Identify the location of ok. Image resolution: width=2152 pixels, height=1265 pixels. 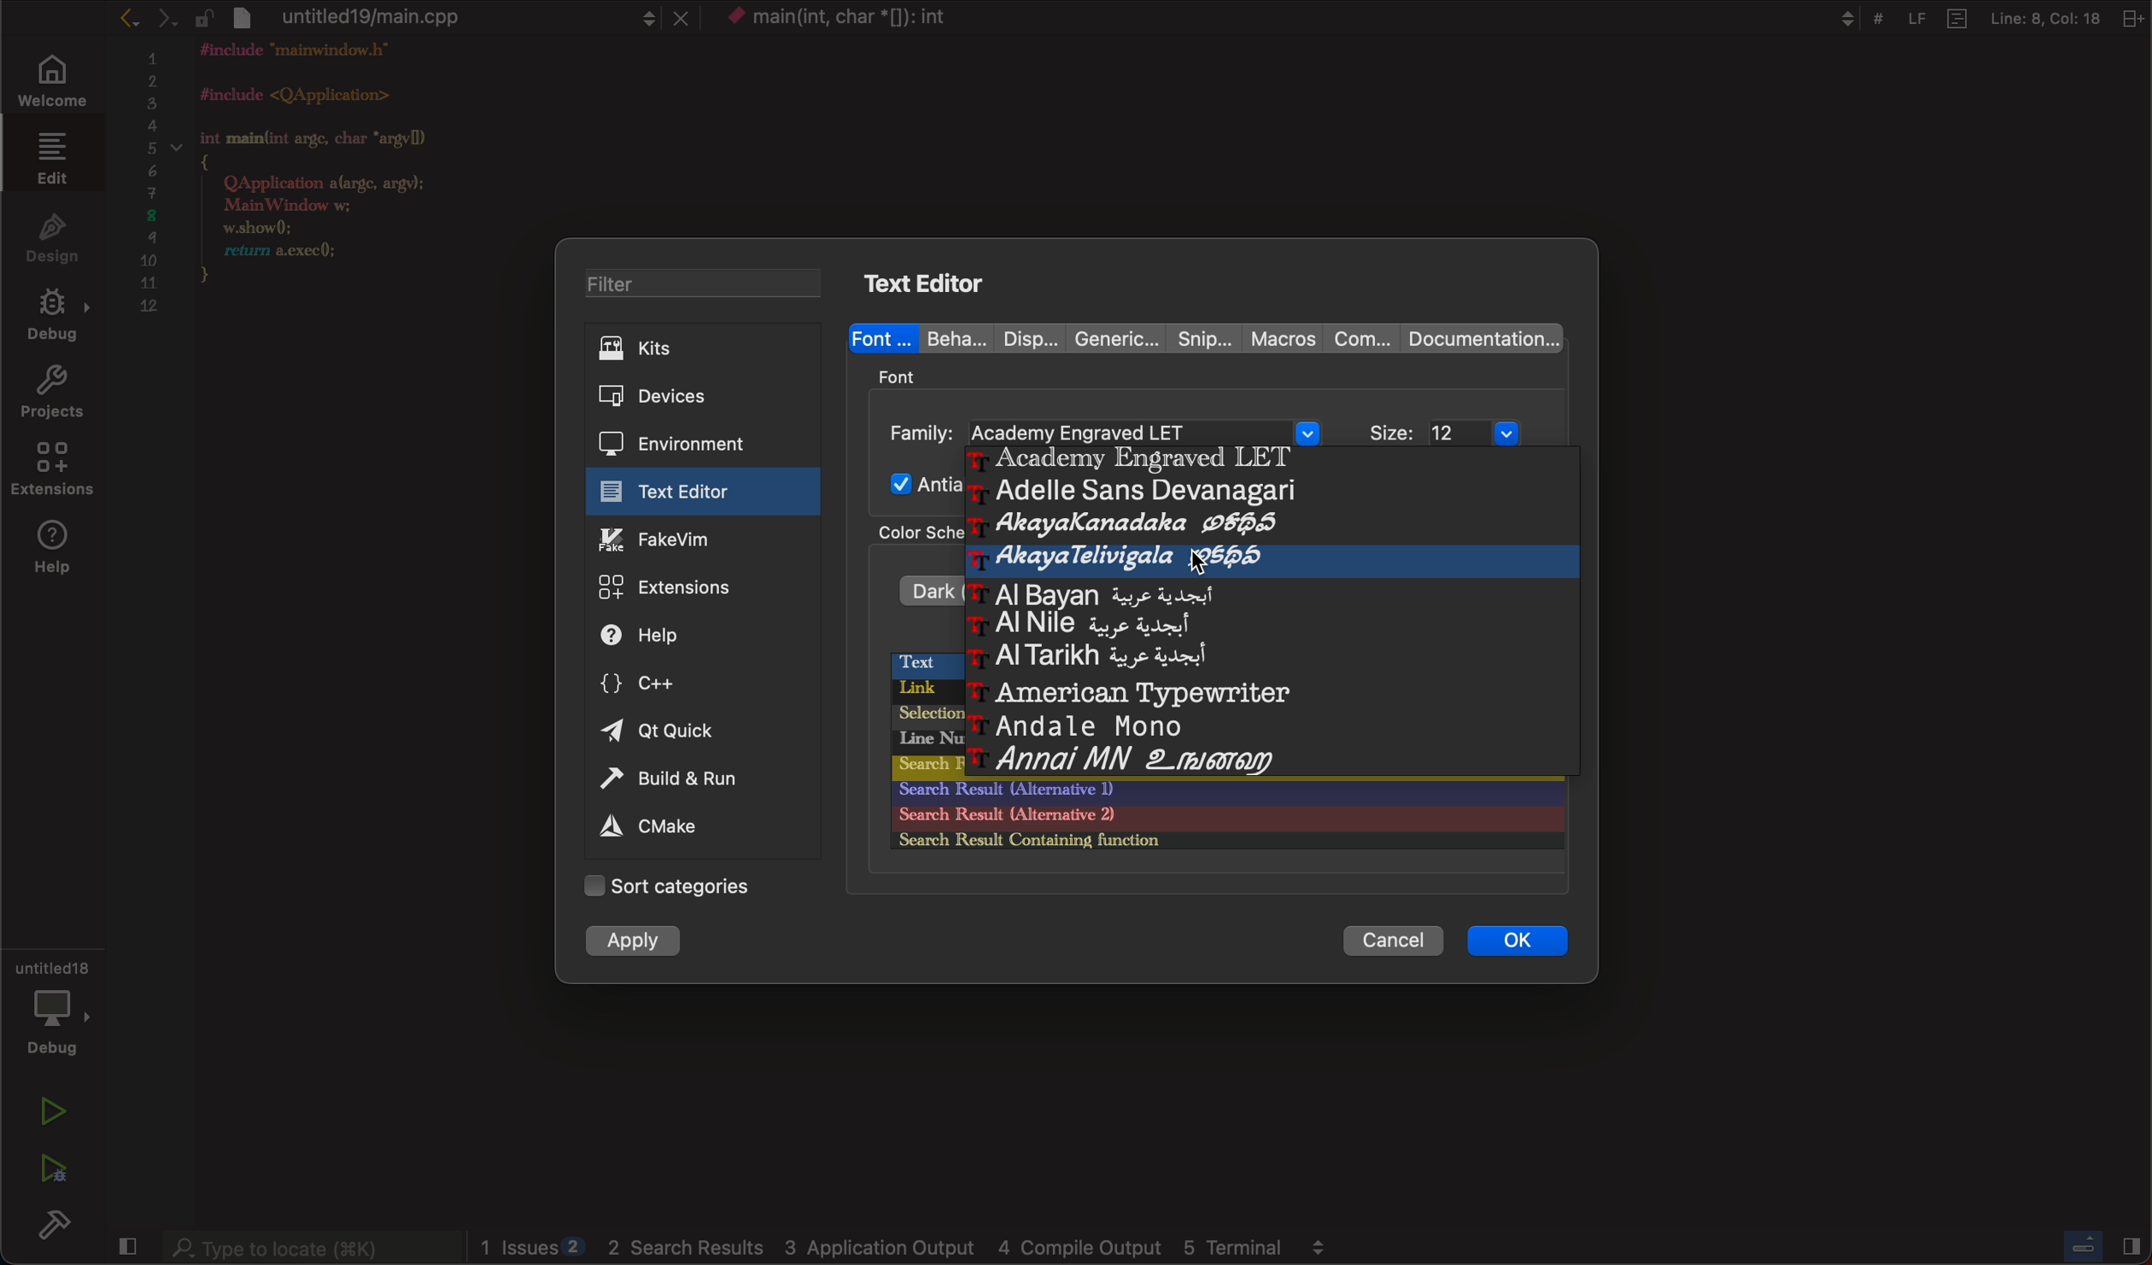
(1515, 940).